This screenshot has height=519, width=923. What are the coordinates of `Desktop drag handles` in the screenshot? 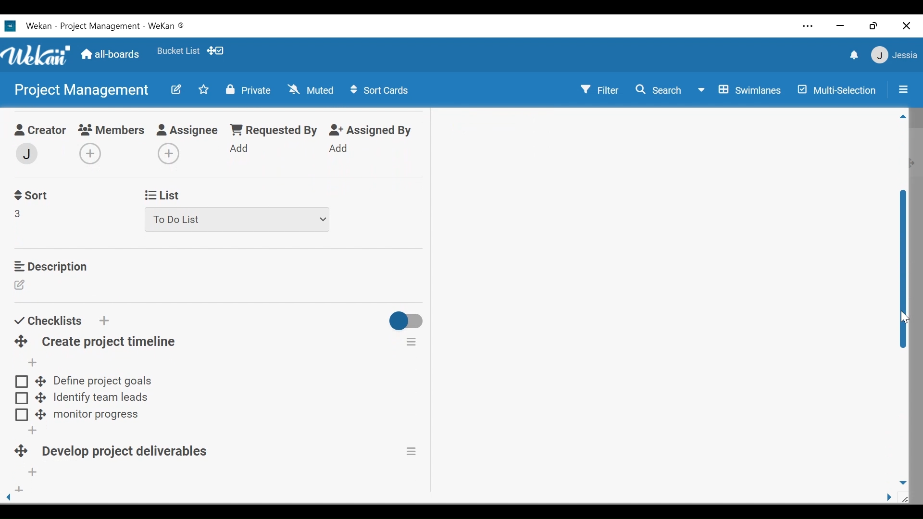 It's located at (19, 452).